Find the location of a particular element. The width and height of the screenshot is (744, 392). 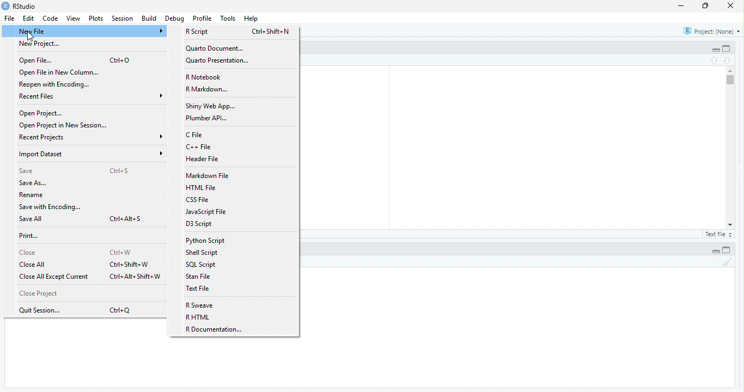

Recent Files is located at coordinates (92, 96).